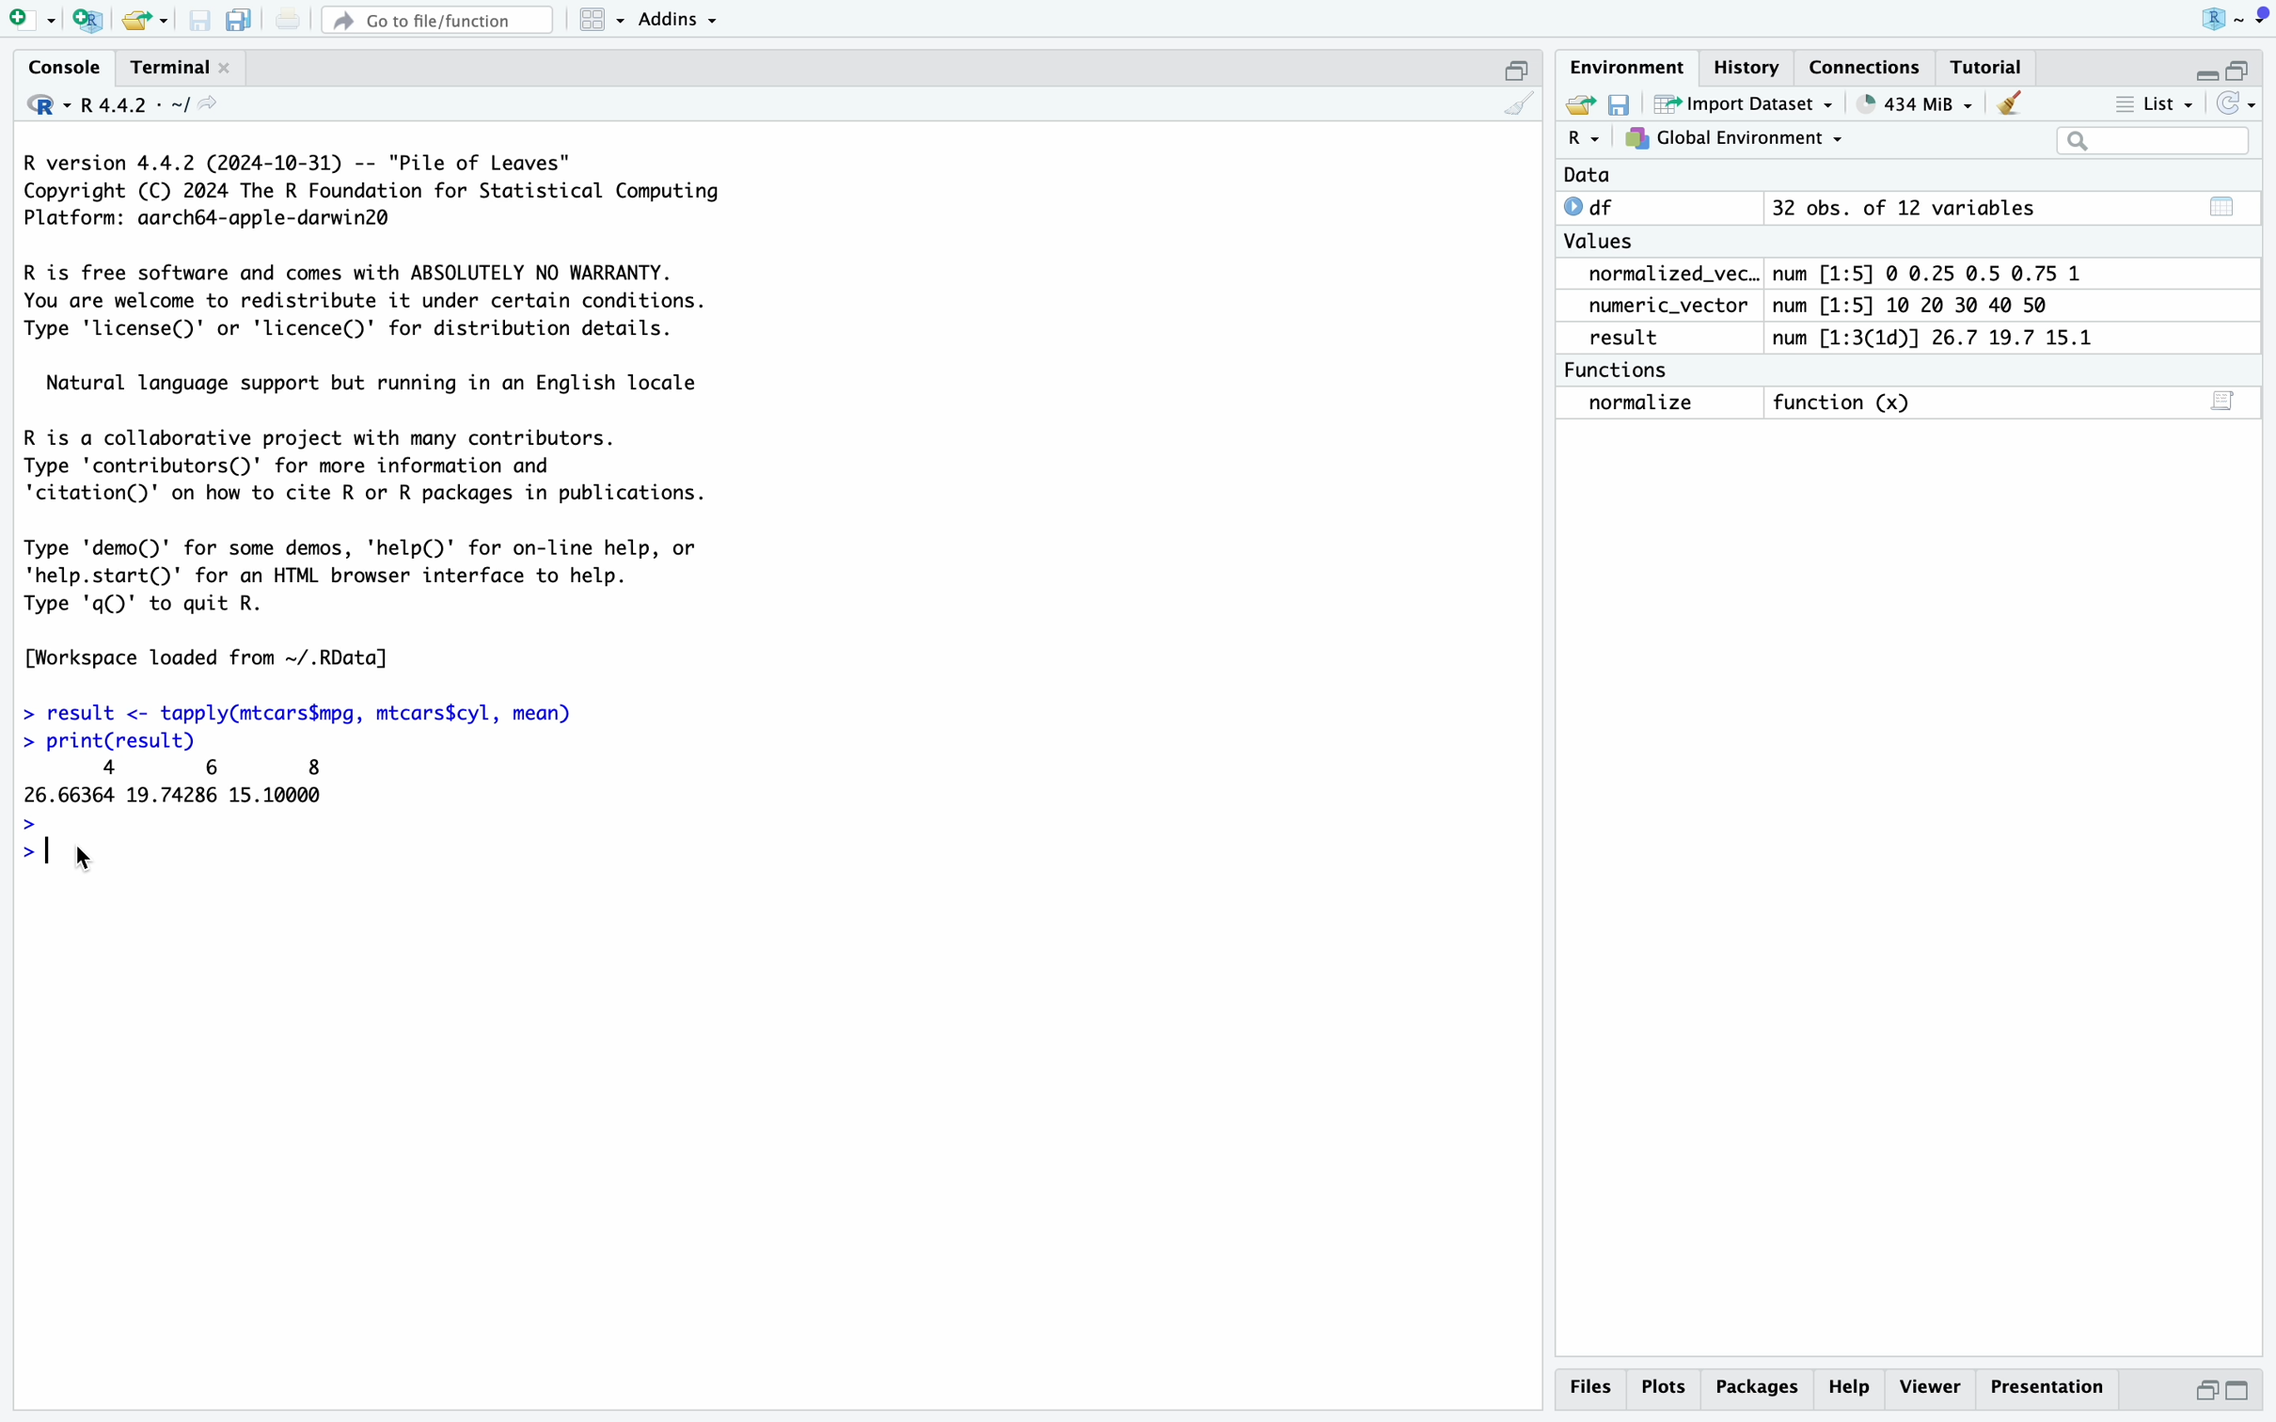  Describe the element at coordinates (1628, 66) in the screenshot. I see `Environment` at that location.